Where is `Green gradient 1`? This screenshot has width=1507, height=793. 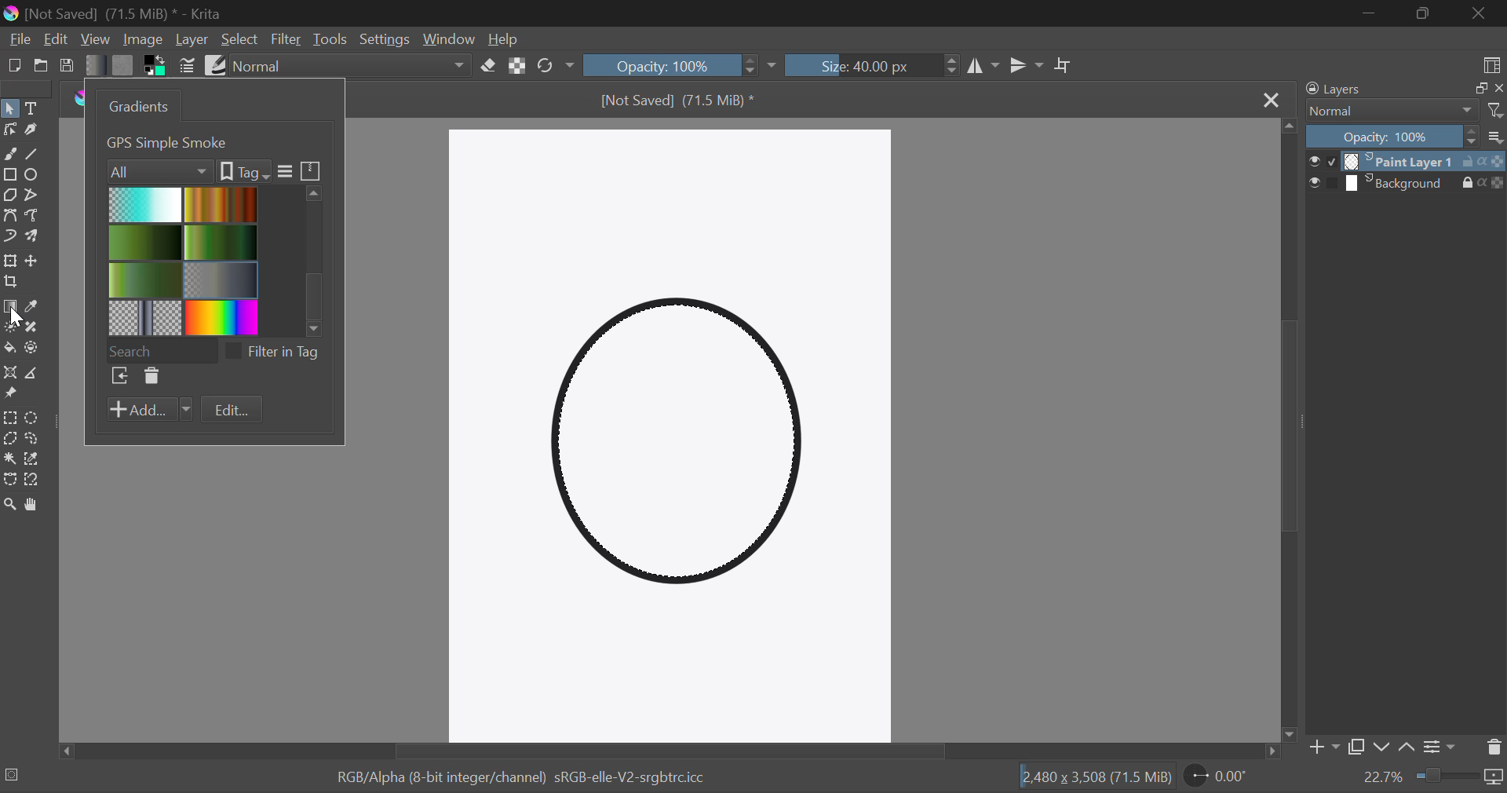
Green gradient 1 is located at coordinates (223, 243).